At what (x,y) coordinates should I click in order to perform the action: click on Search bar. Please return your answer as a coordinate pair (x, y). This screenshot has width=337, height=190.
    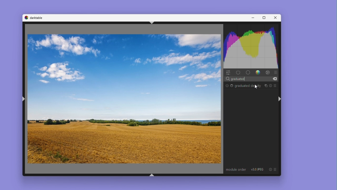
    Looking at the image, I should click on (252, 78).